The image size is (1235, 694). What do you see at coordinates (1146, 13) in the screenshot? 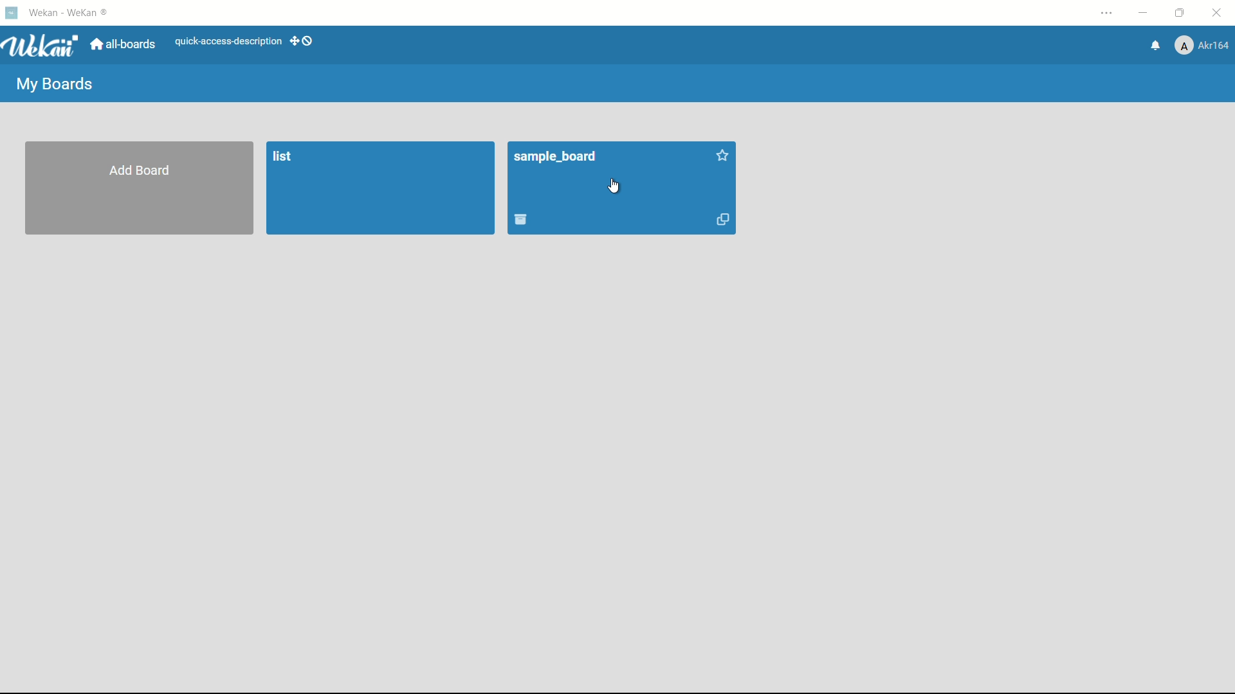
I see `minimize` at bounding box center [1146, 13].